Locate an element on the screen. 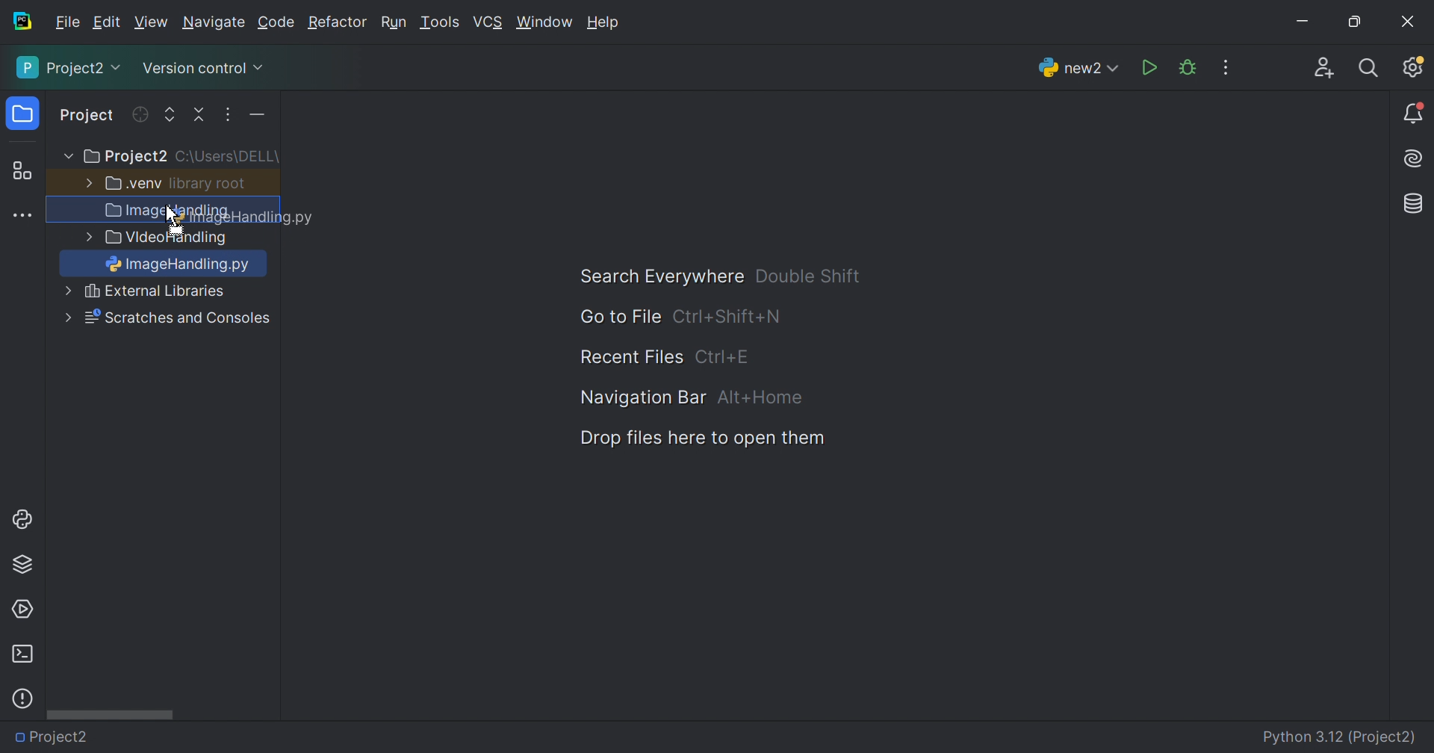  Ctrl+E is located at coordinates (722, 356).